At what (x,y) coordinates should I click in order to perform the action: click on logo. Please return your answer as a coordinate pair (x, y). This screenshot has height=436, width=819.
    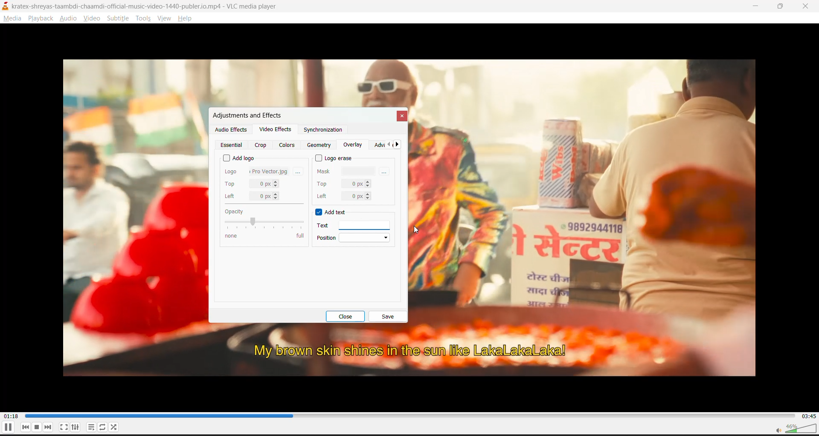
    Looking at the image, I should click on (257, 170).